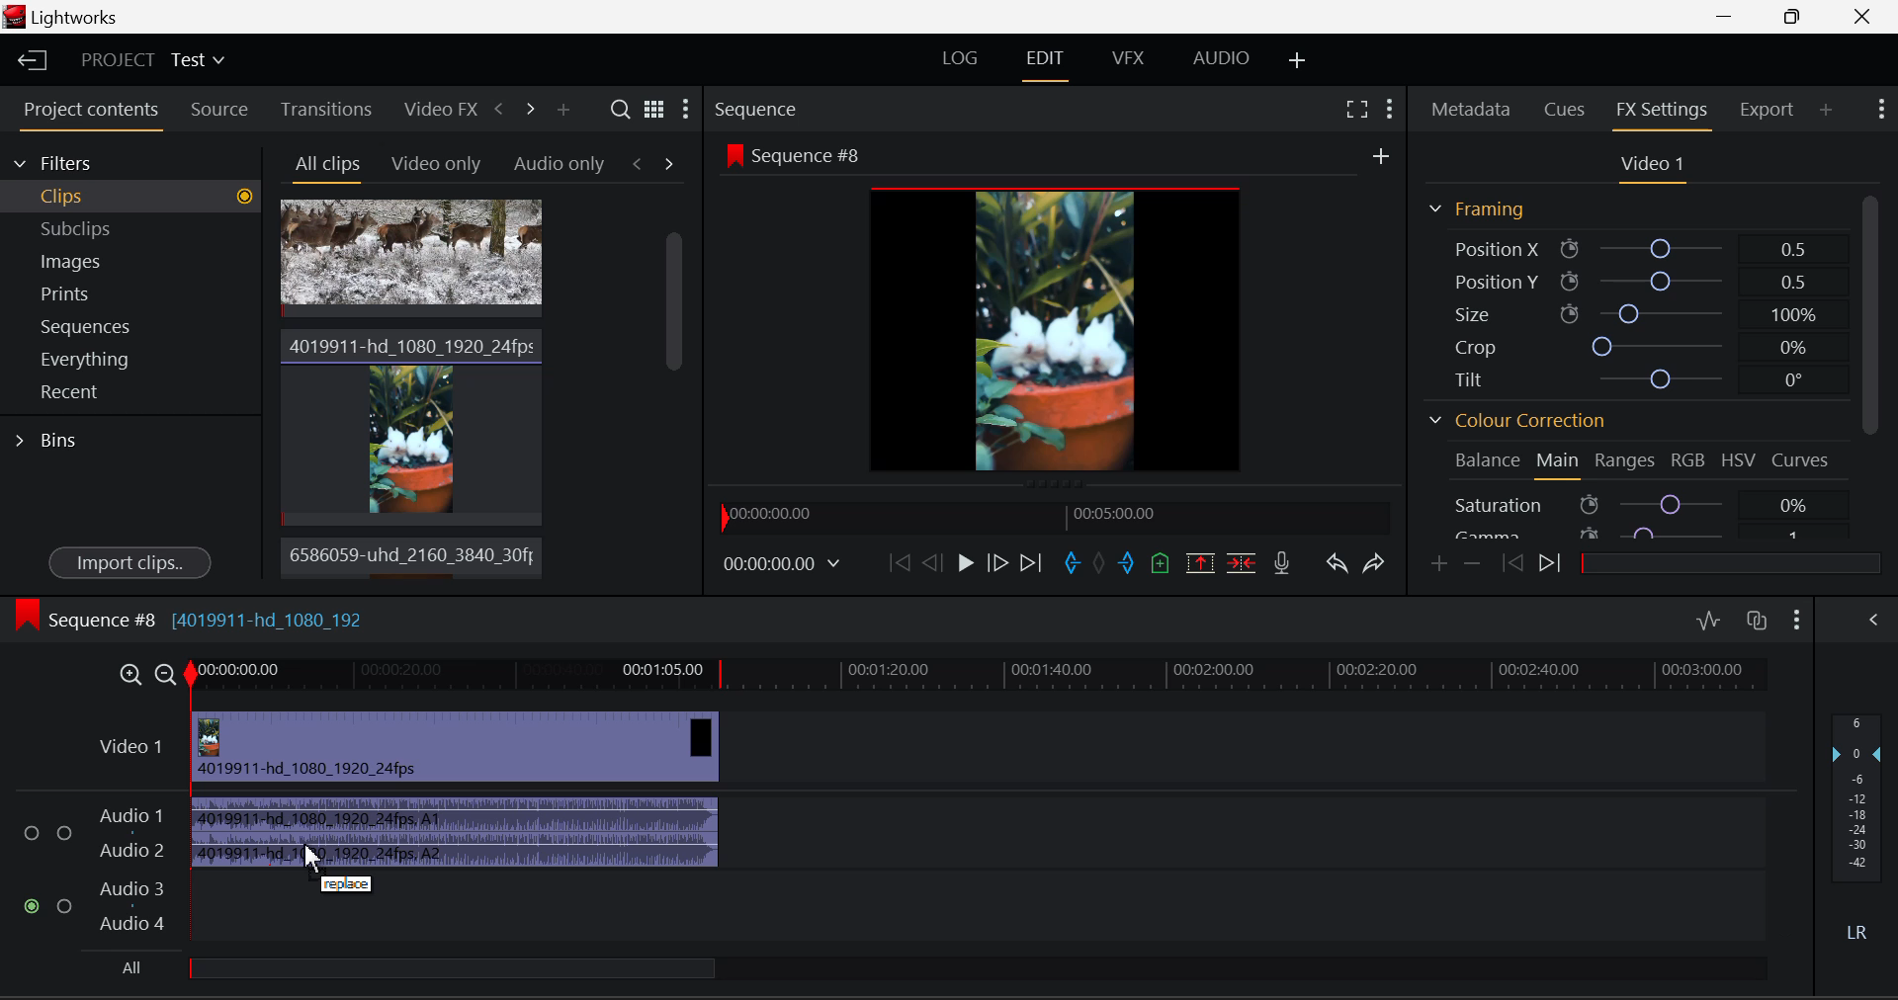 The width and height of the screenshot is (1898, 1000). What do you see at coordinates (900, 561) in the screenshot?
I see `To Start` at bounding box center [900, 561].